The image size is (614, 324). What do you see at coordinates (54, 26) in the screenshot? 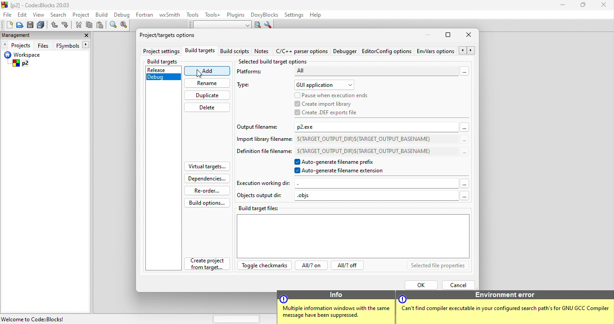
I see `undo` at bounding box center [54, 26].